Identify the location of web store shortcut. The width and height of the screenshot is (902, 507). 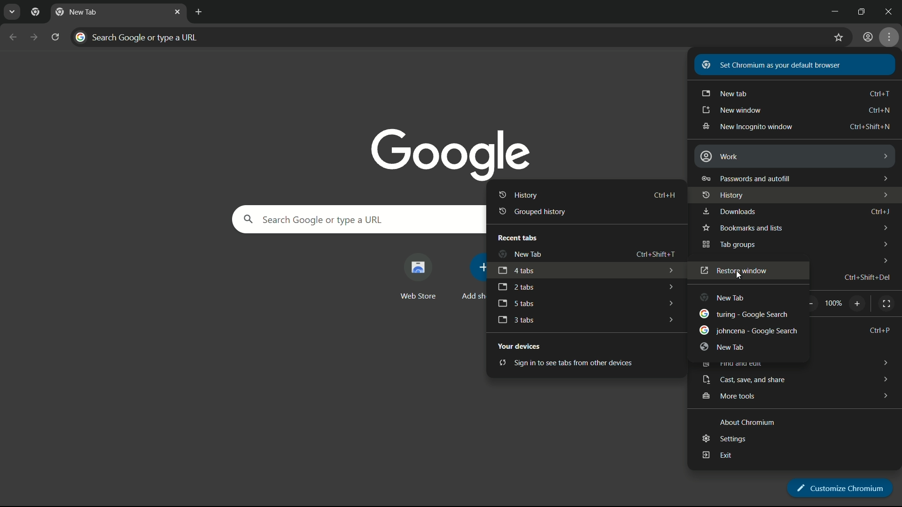
(417, 277).